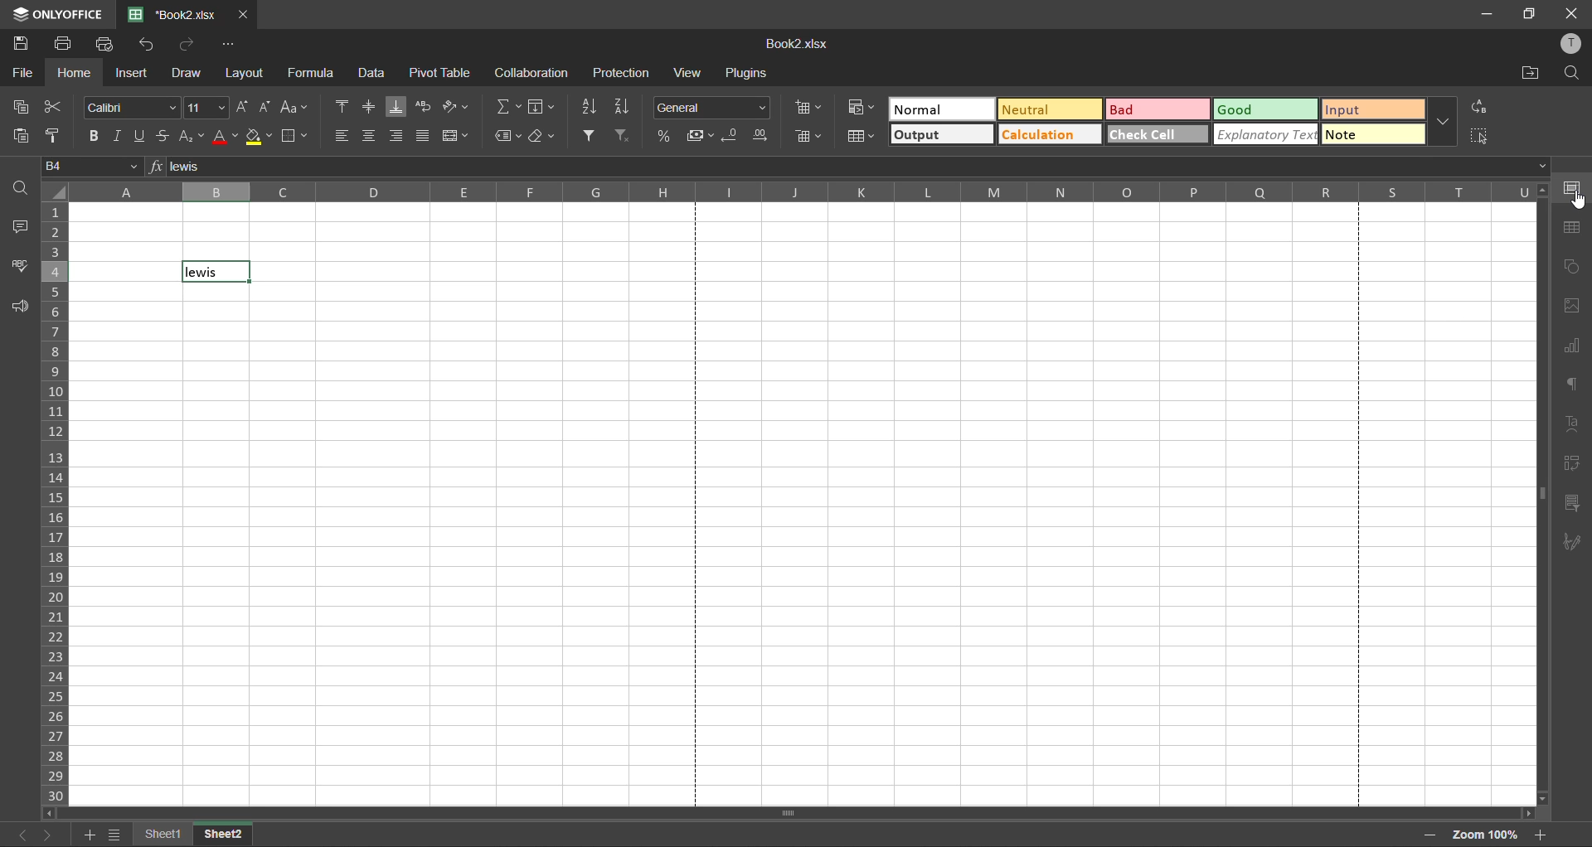 This screenshot has height=847, width=1592. What do you see at coordinates (20, 306) in the screenshot?
I see `feedback` at bounding box center [20, 306].